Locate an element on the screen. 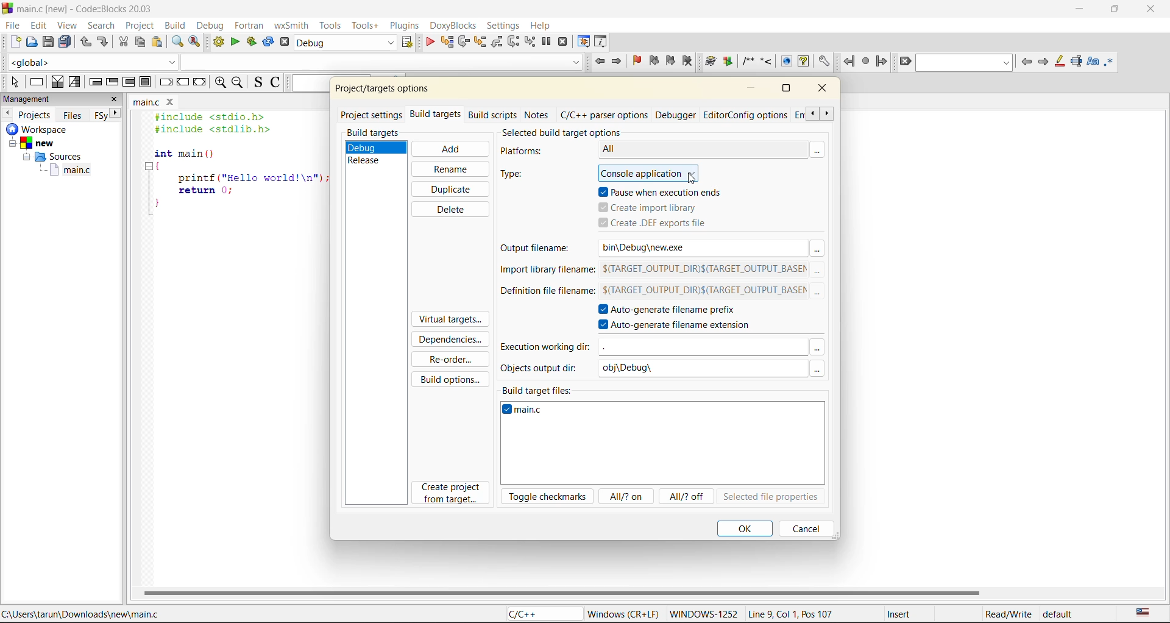 The image size is (1170, 623). view is located at coordinates (68, 26).